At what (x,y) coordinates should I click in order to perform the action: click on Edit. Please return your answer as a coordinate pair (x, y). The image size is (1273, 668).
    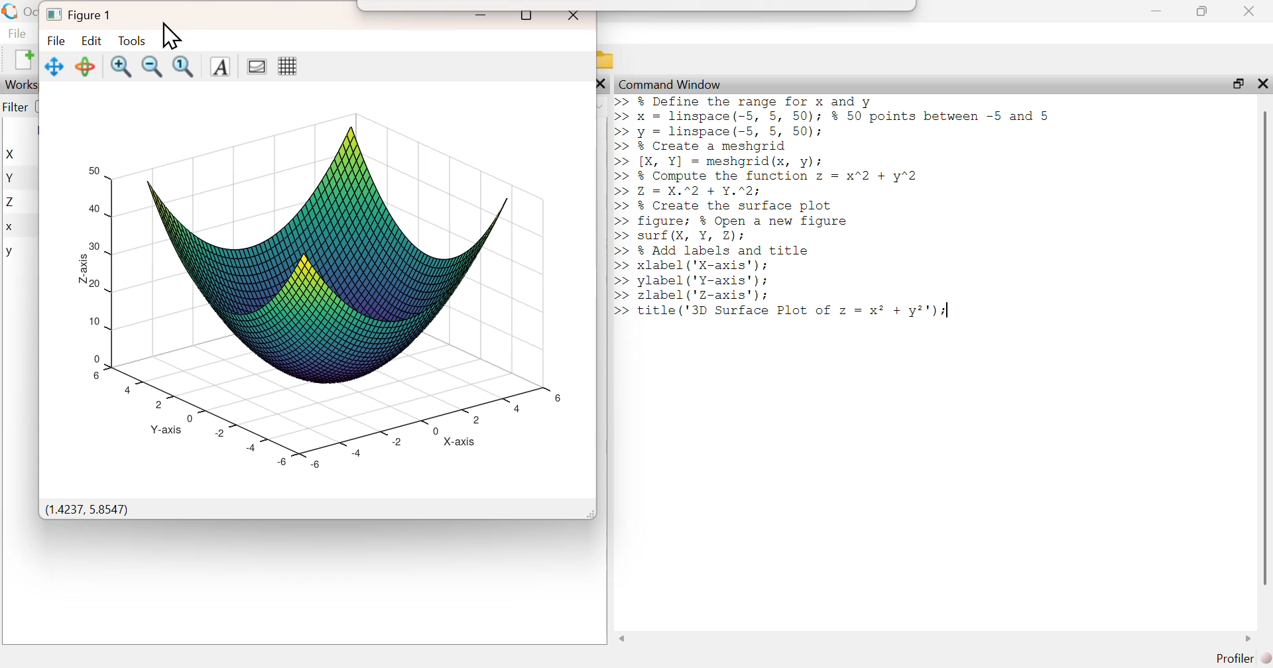
    Looking at the image, I should click on (91, 40).